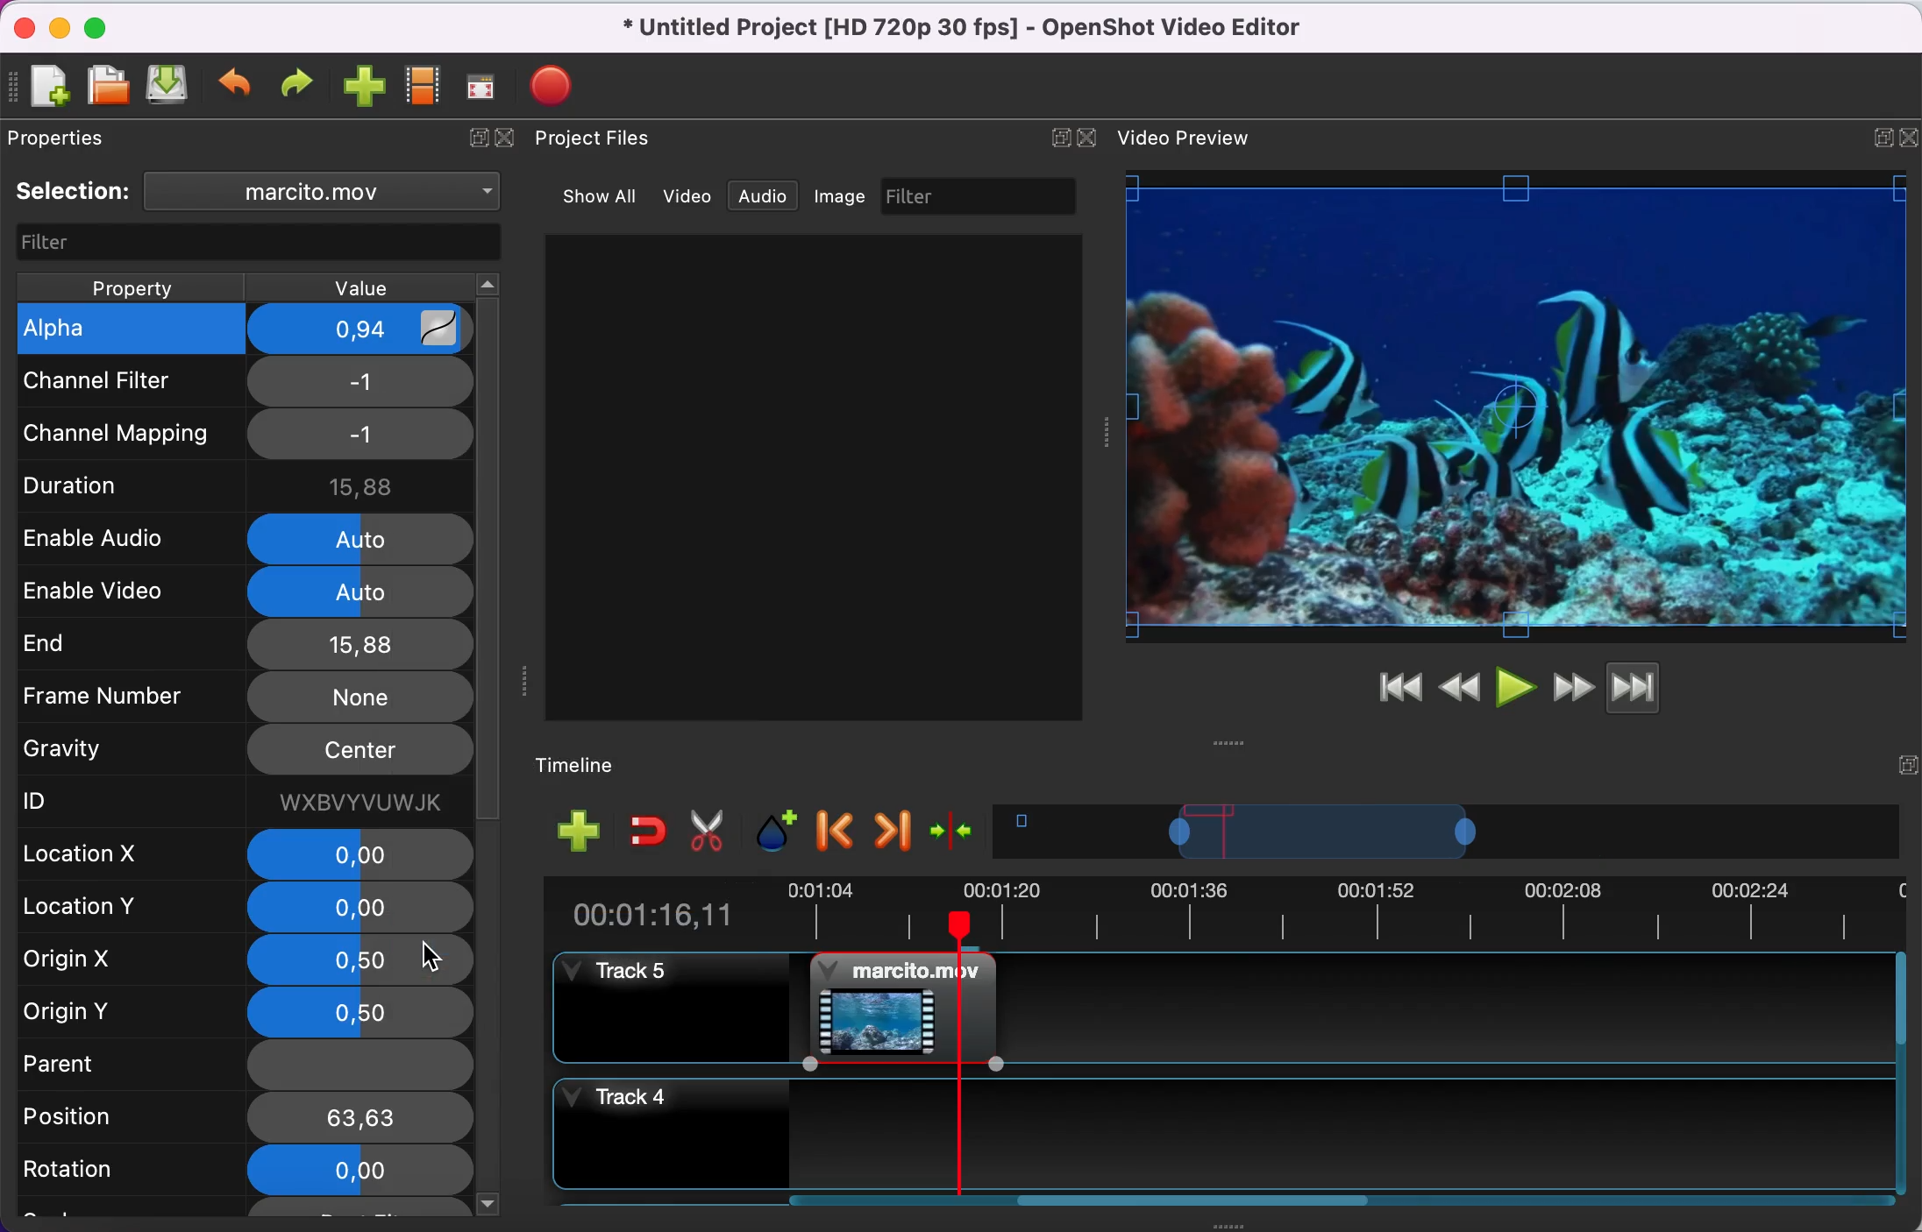 The image size is (1922, 1232). Describe the element at coordinates (1905, 760) in the screenshot. I see `expand/hide` at that location.